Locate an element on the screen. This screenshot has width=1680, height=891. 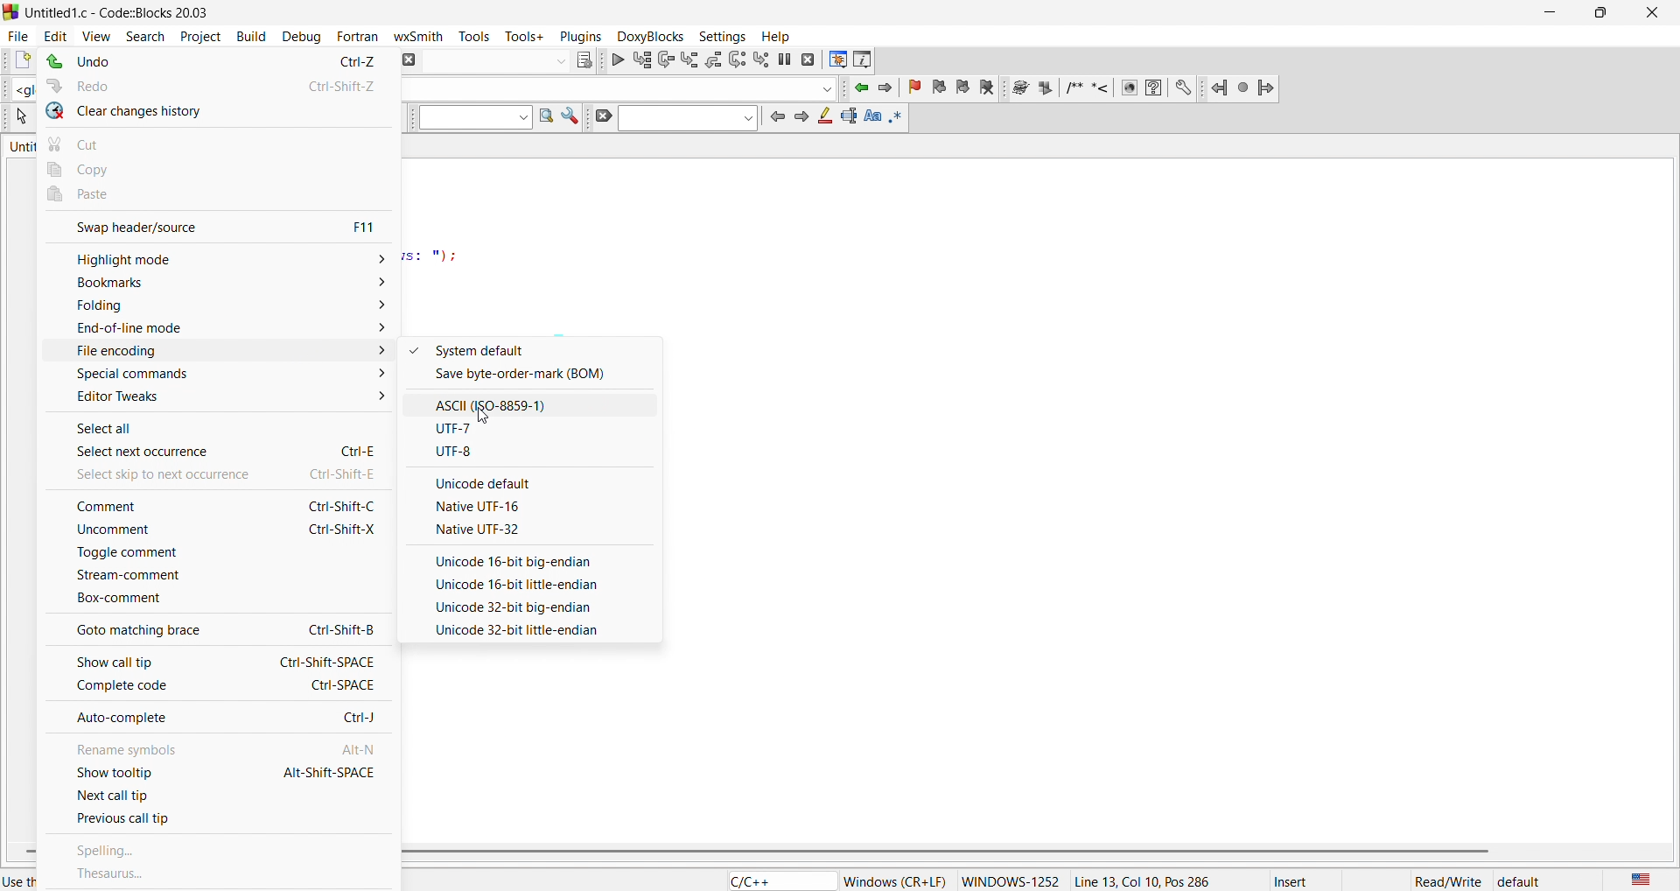
run doxy wizard is located at coordinates (1019, 88).